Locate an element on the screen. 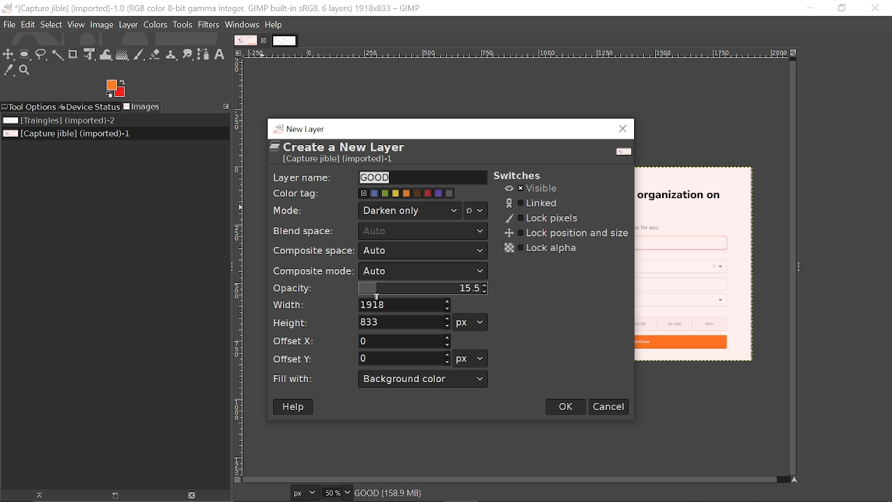  Opacity is located at coordinates (421, 289).